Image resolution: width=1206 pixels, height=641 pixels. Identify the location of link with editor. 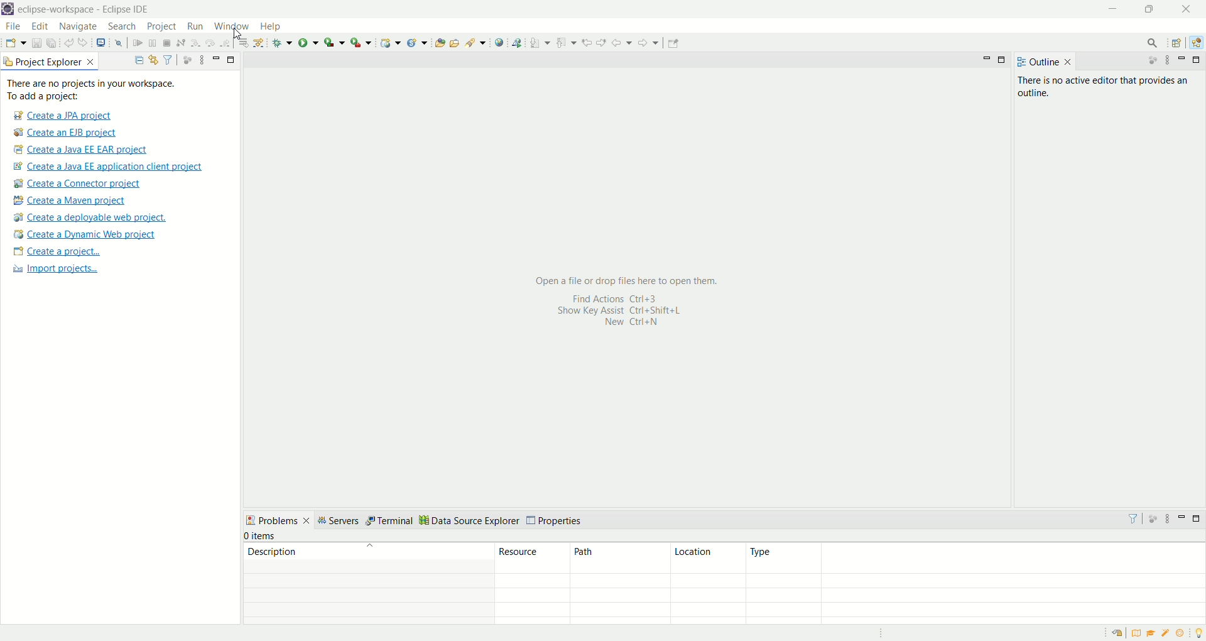
(154, 60).